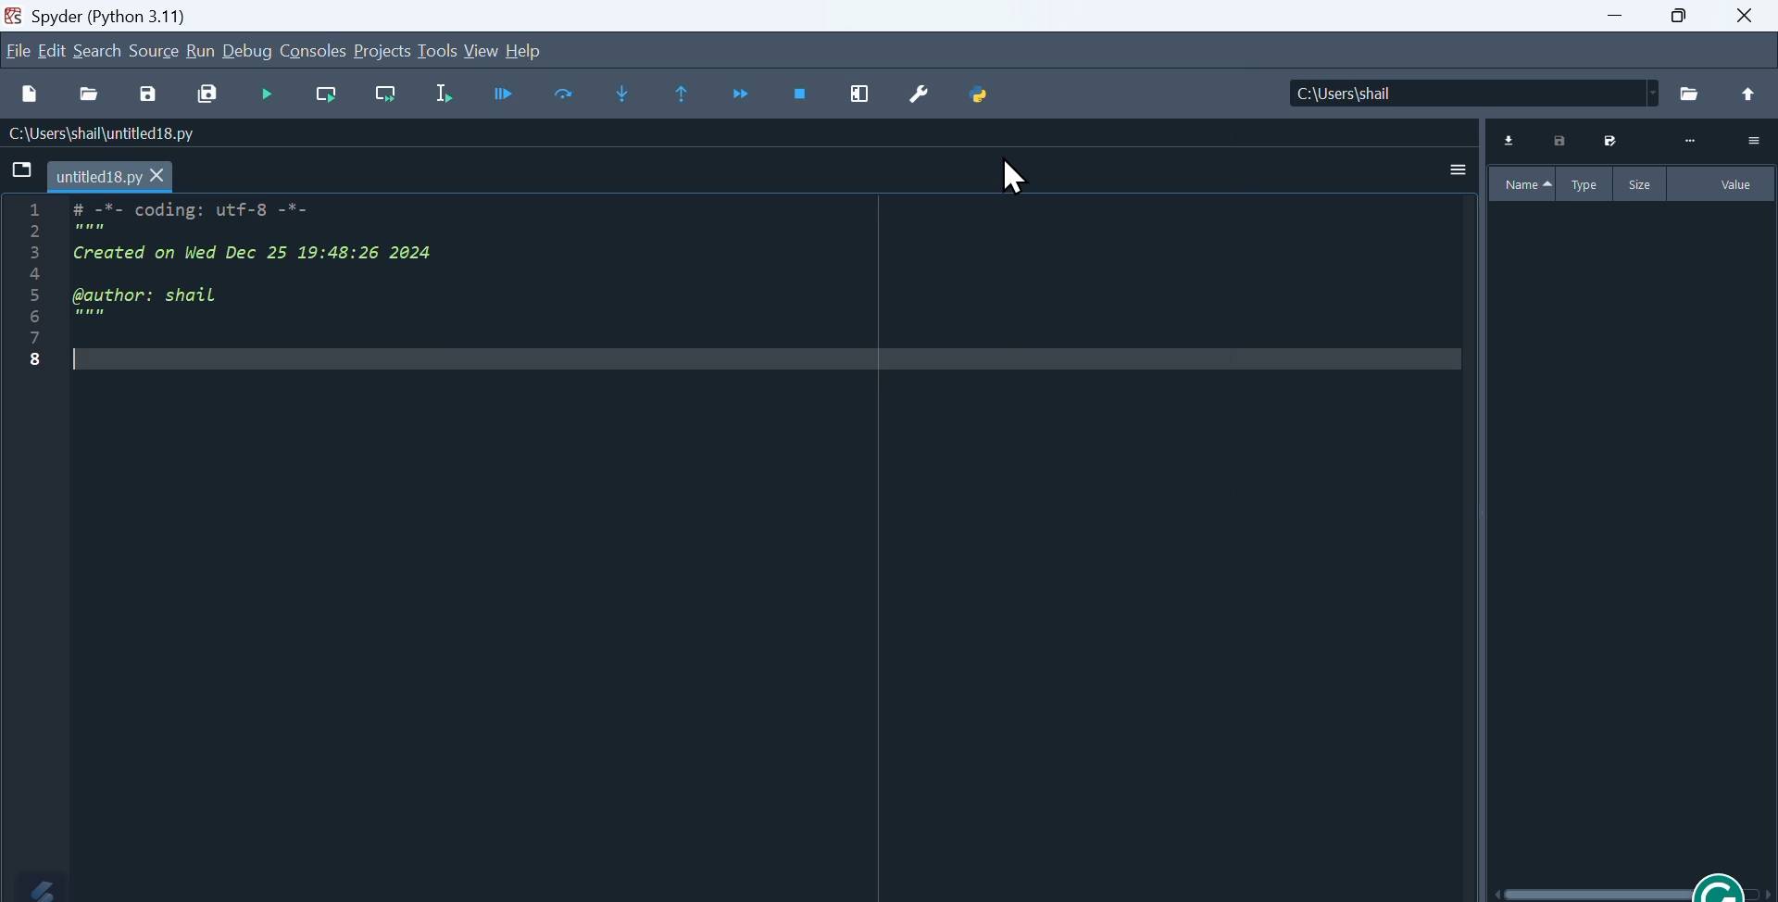  Describe the element at coordinates (389, 92) in the screenshot. I see `run current sale and go to the next one` at that location.